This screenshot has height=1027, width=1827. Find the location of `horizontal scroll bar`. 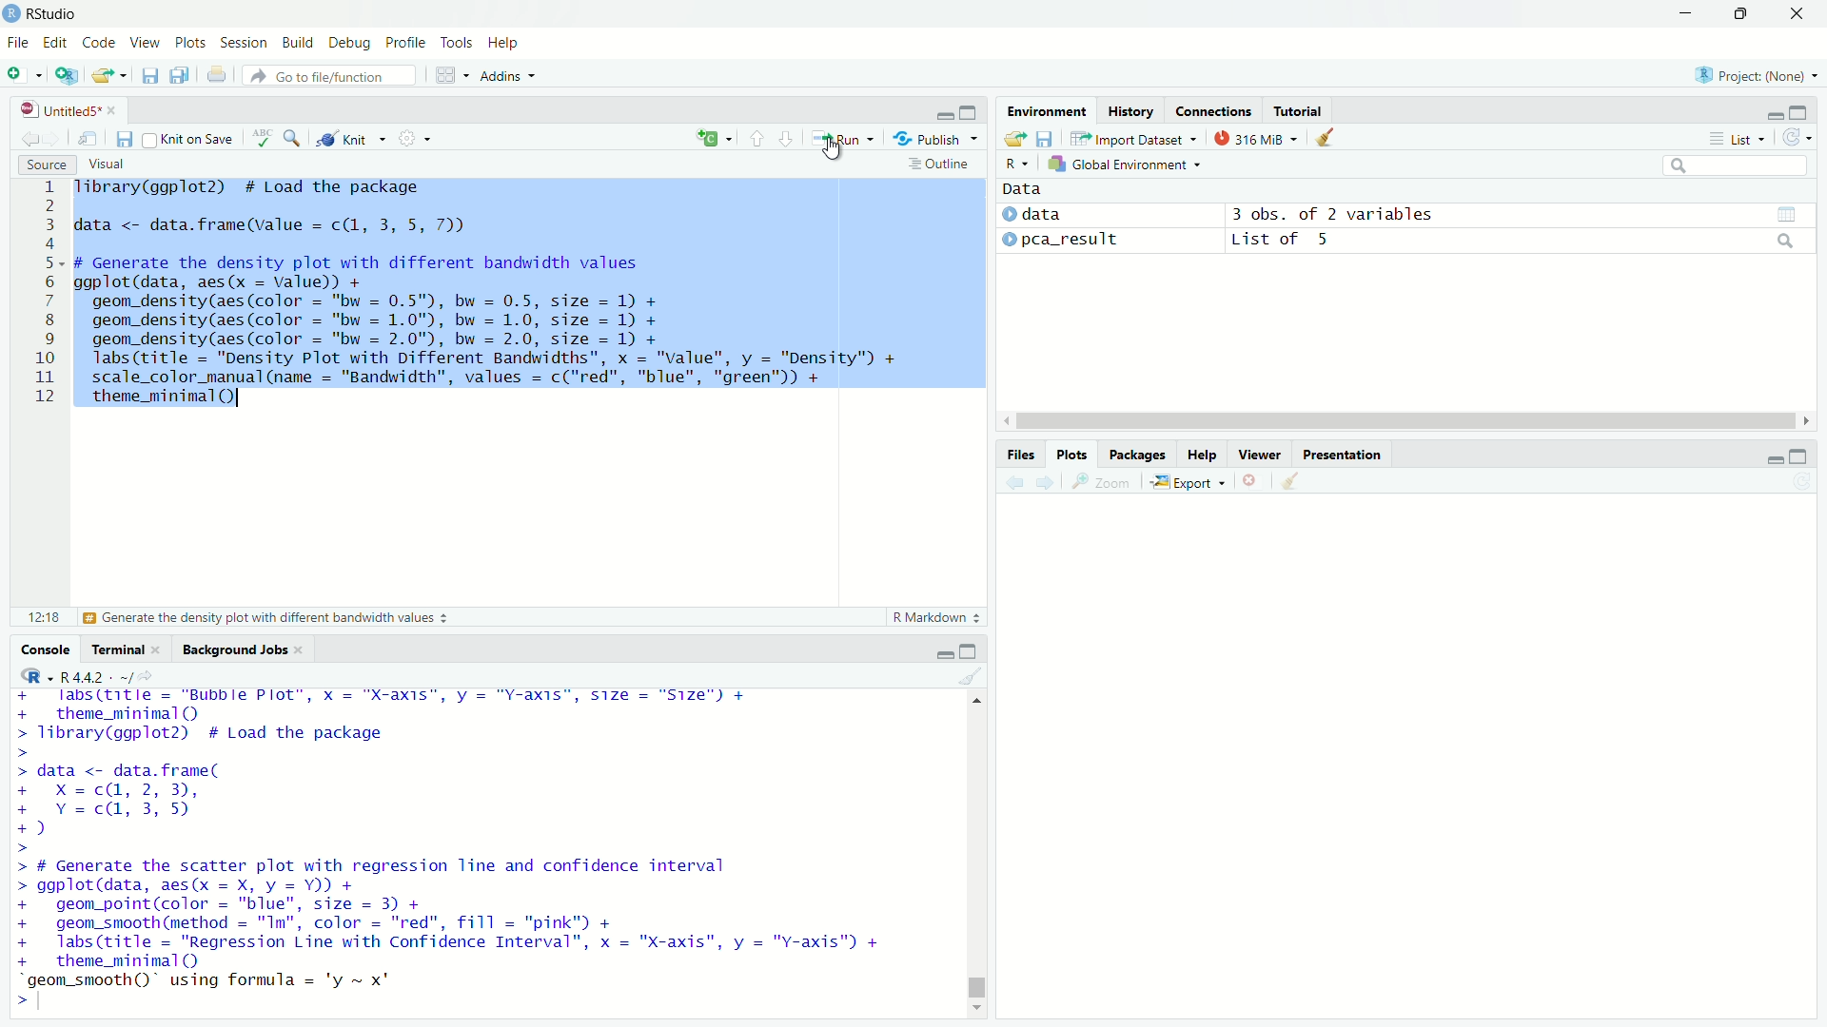

horizontal scroll bar is located at coordinates (1406, 421).